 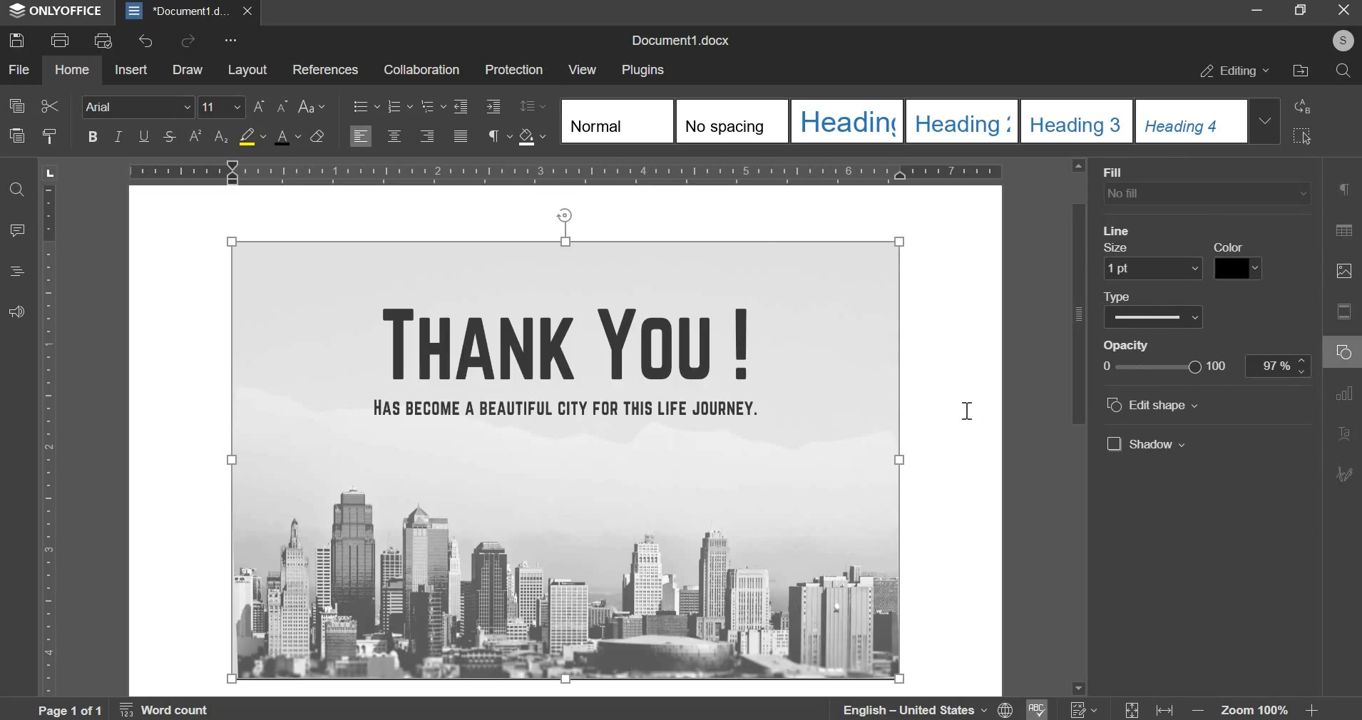 What do you see at coordinates (642, 71) in the screenshot?
I see `plugins` at bounding box center [642, 71].